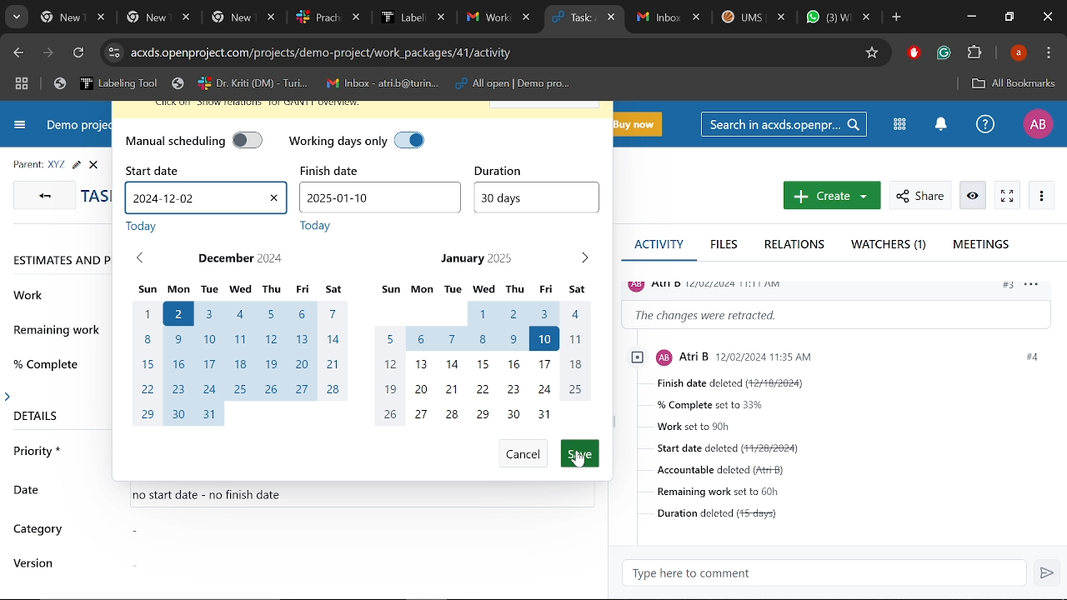  I want to click on Previous month, so click(142, 258).